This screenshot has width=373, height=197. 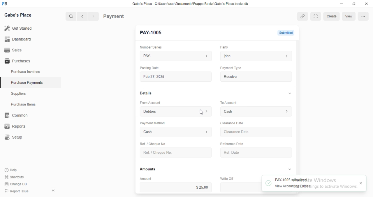 What do you see at coordinates (226, 178) in the screenshot?
I see `Write Off` at bounding box center [226, 178].